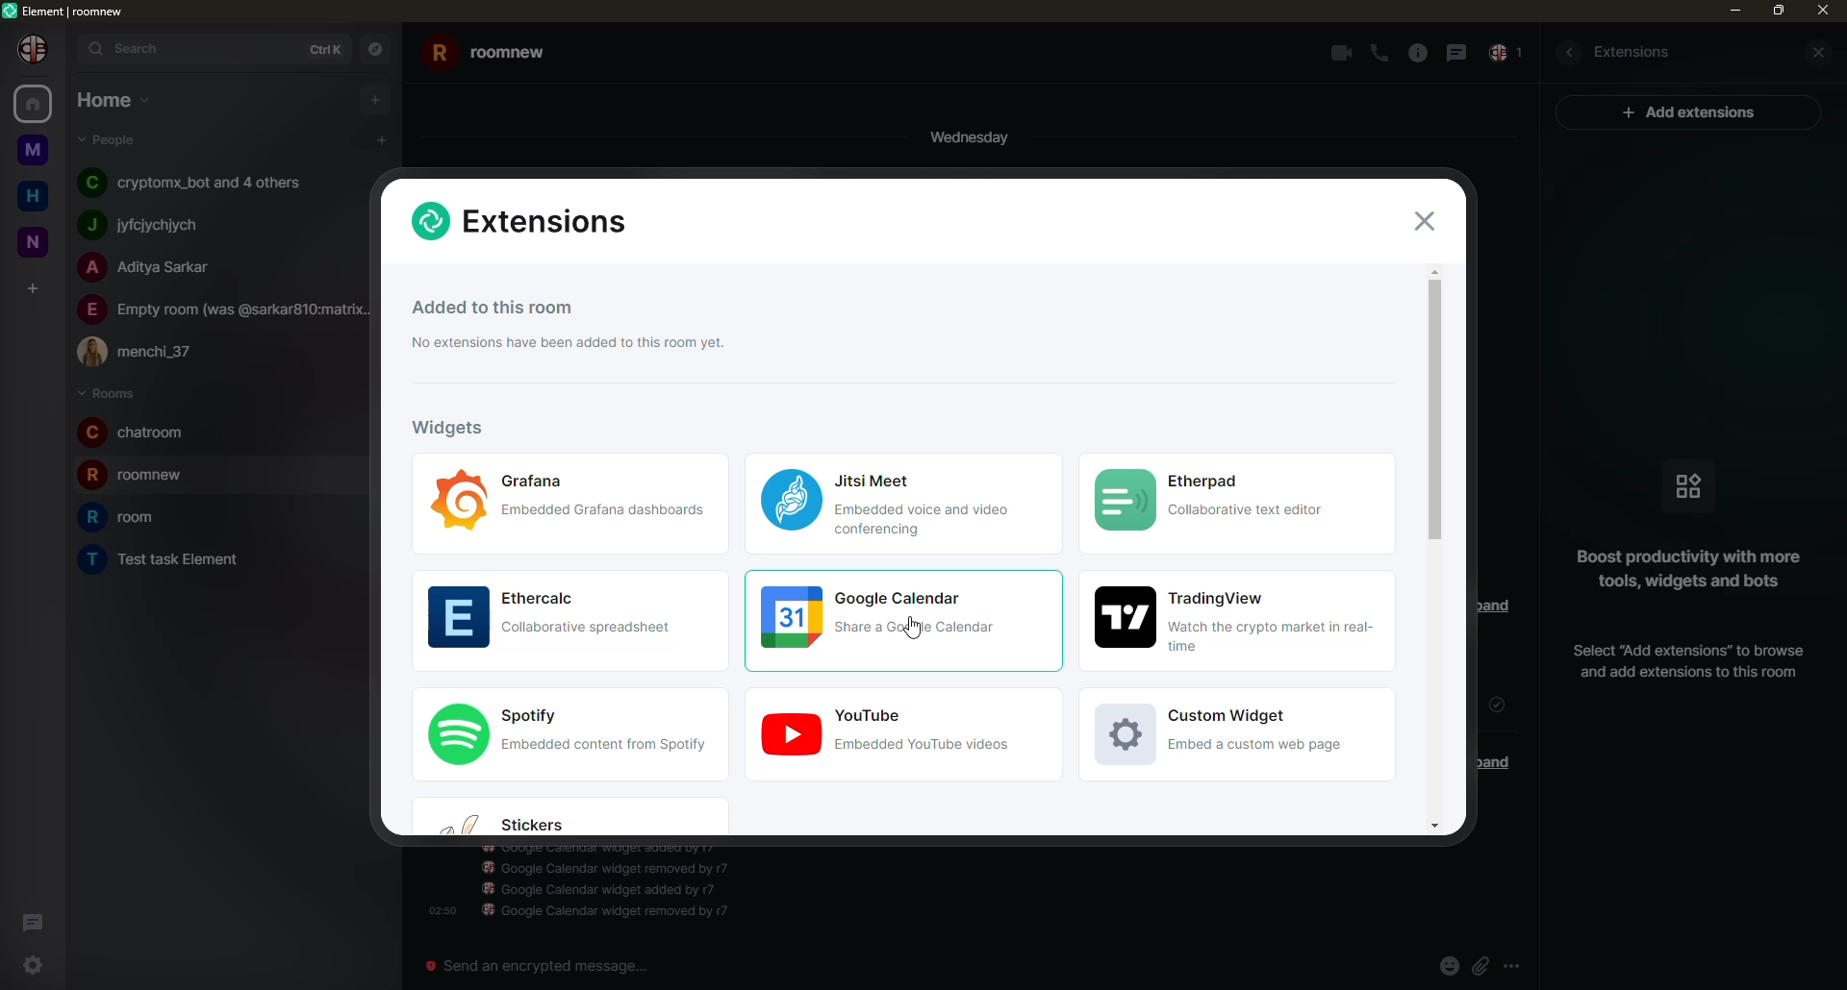 Image resolution: width=1847 pixels, height=990 pixels. What do you see at coordinates (110, 139) in the screenshot?
I see `people` at bounding box center [110, 139].